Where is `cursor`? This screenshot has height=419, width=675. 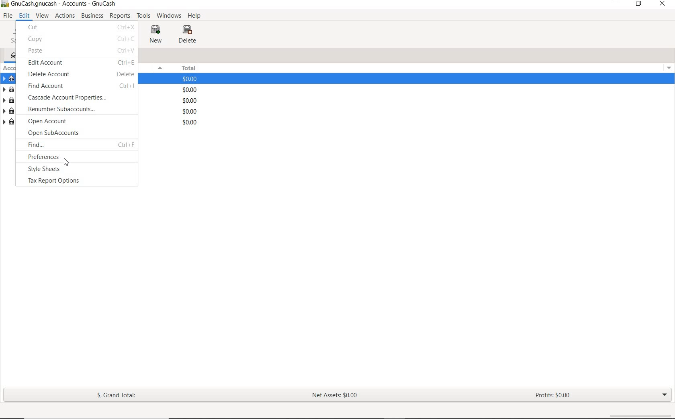 cursor is located at coordinates (65, 162).